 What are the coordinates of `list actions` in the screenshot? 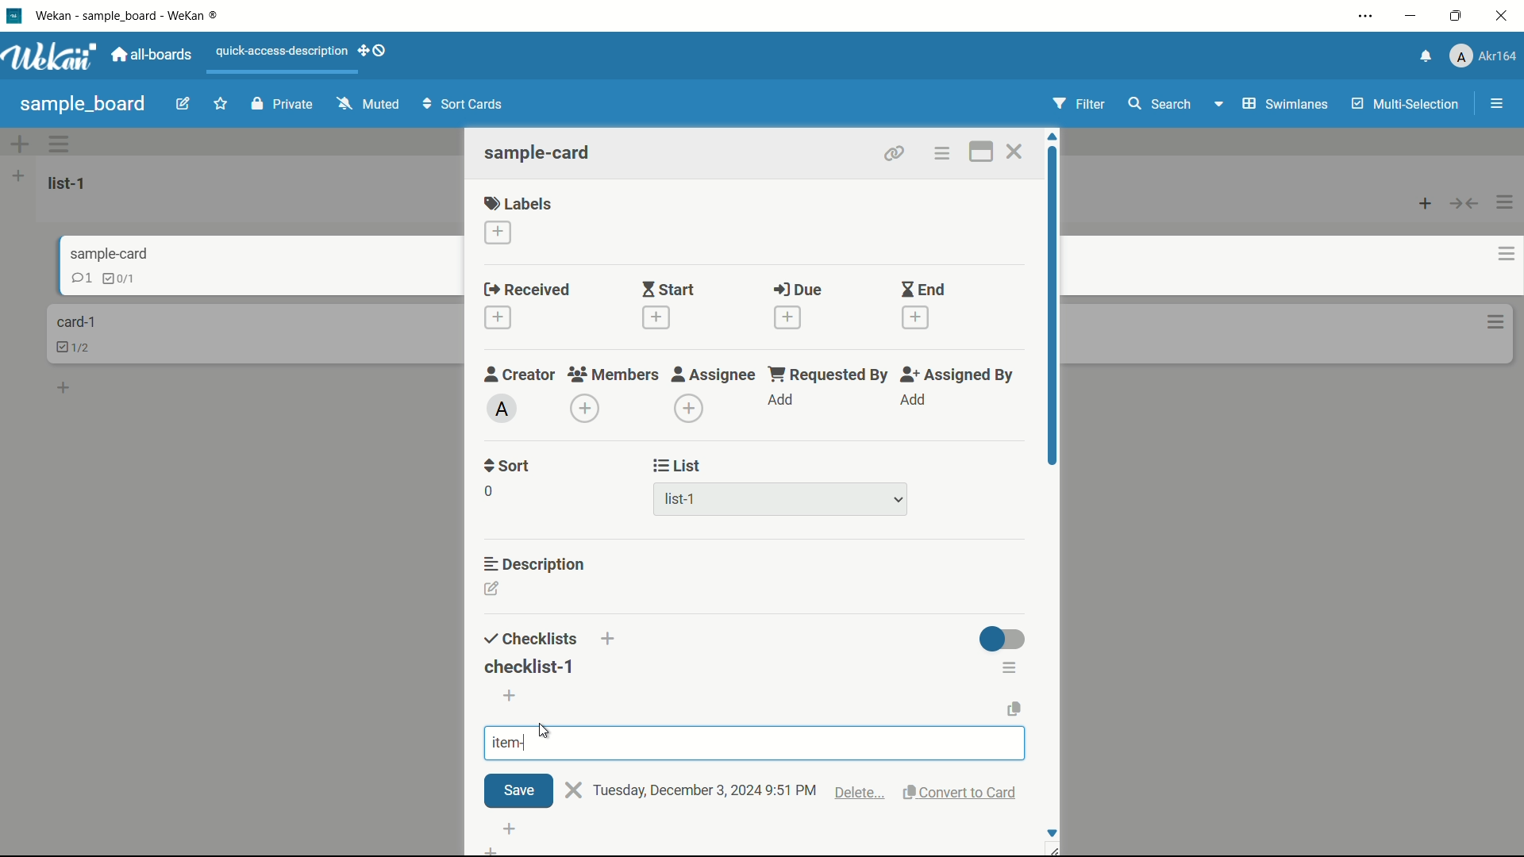 It's located at (1506, 202).